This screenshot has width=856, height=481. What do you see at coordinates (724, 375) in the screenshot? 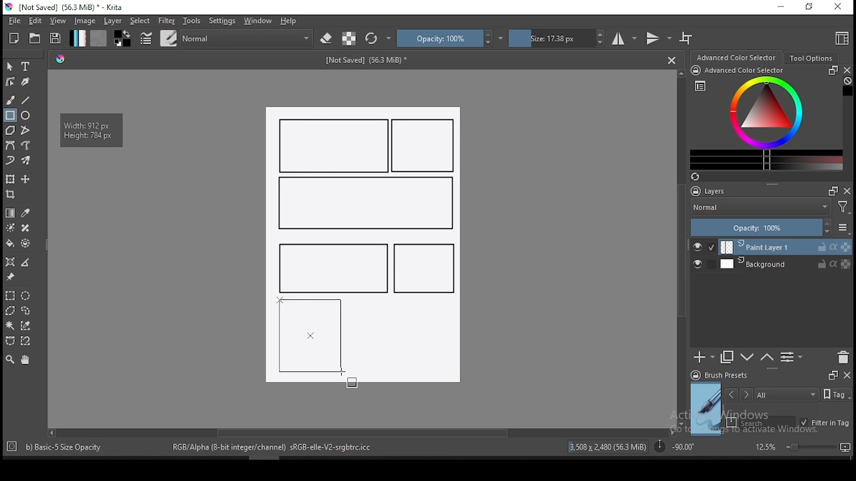
I see `brush presets` at bounding box center [724, 375].